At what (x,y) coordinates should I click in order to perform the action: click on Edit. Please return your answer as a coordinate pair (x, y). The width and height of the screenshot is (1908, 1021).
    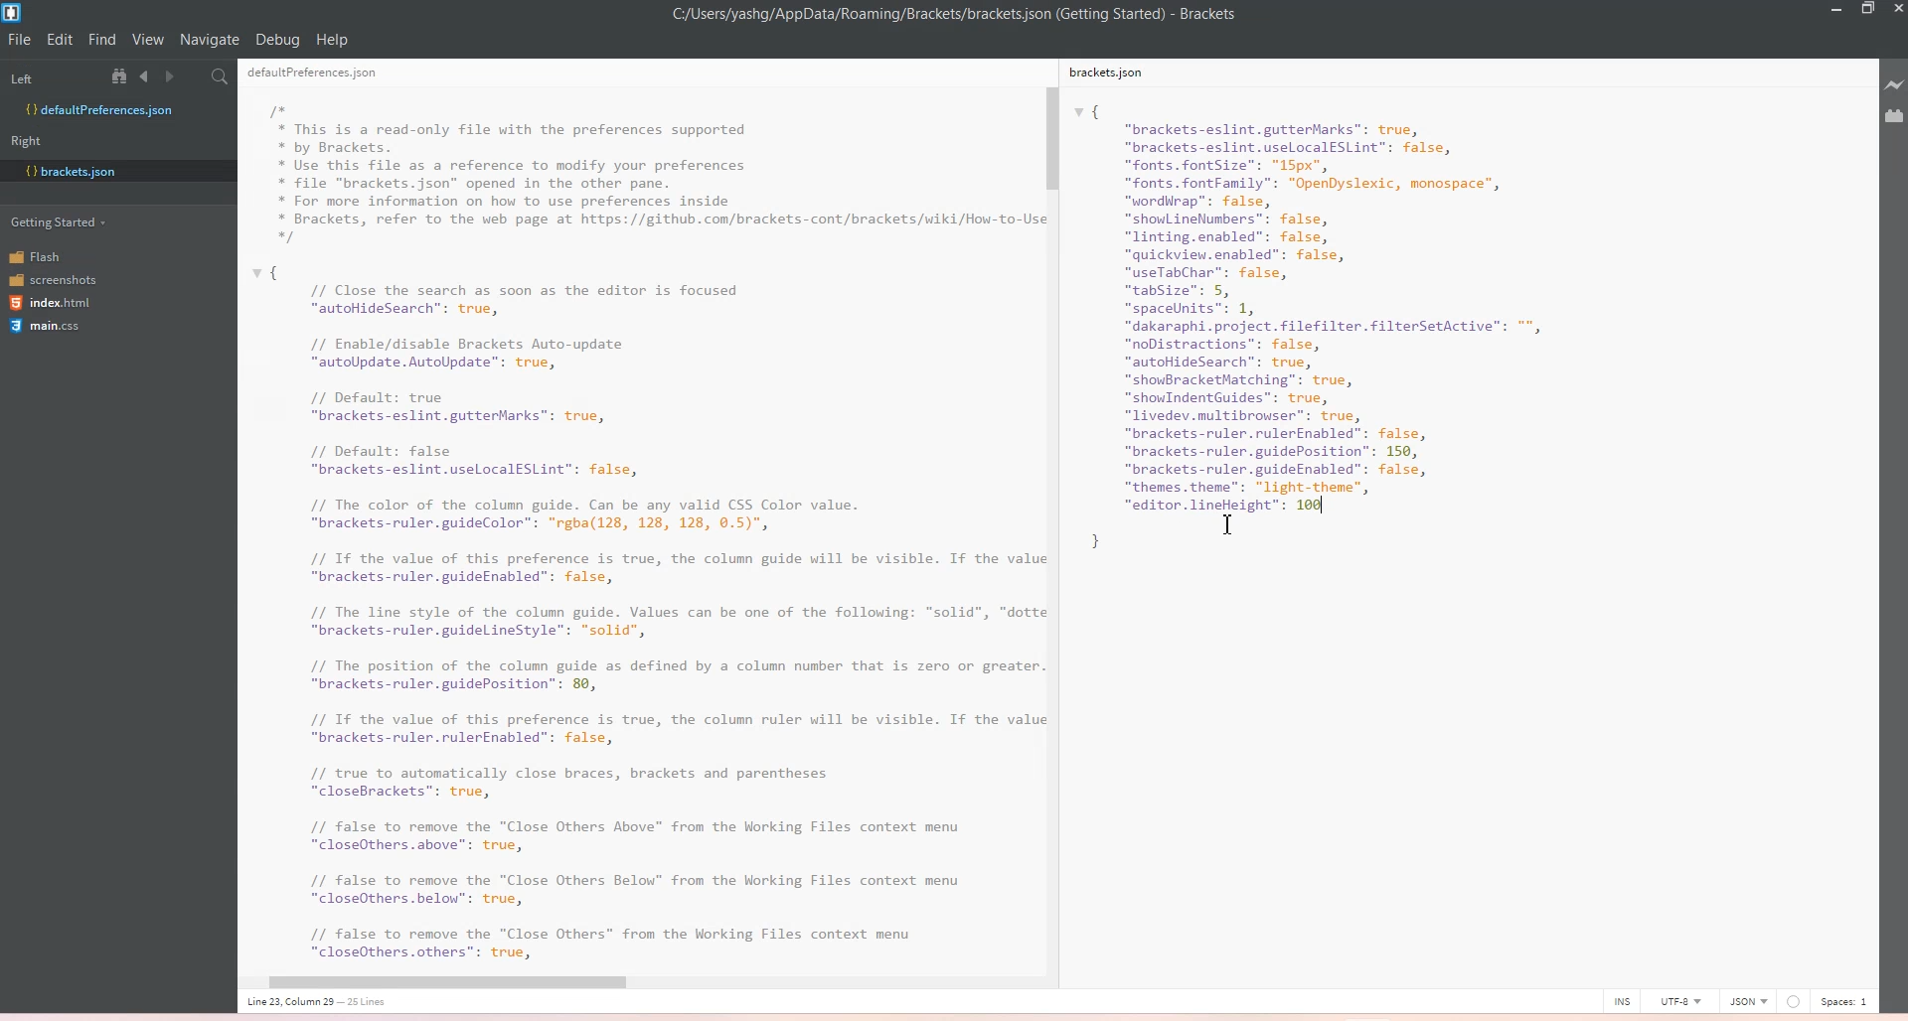
    Looking at the image, I should click on (62, 40).